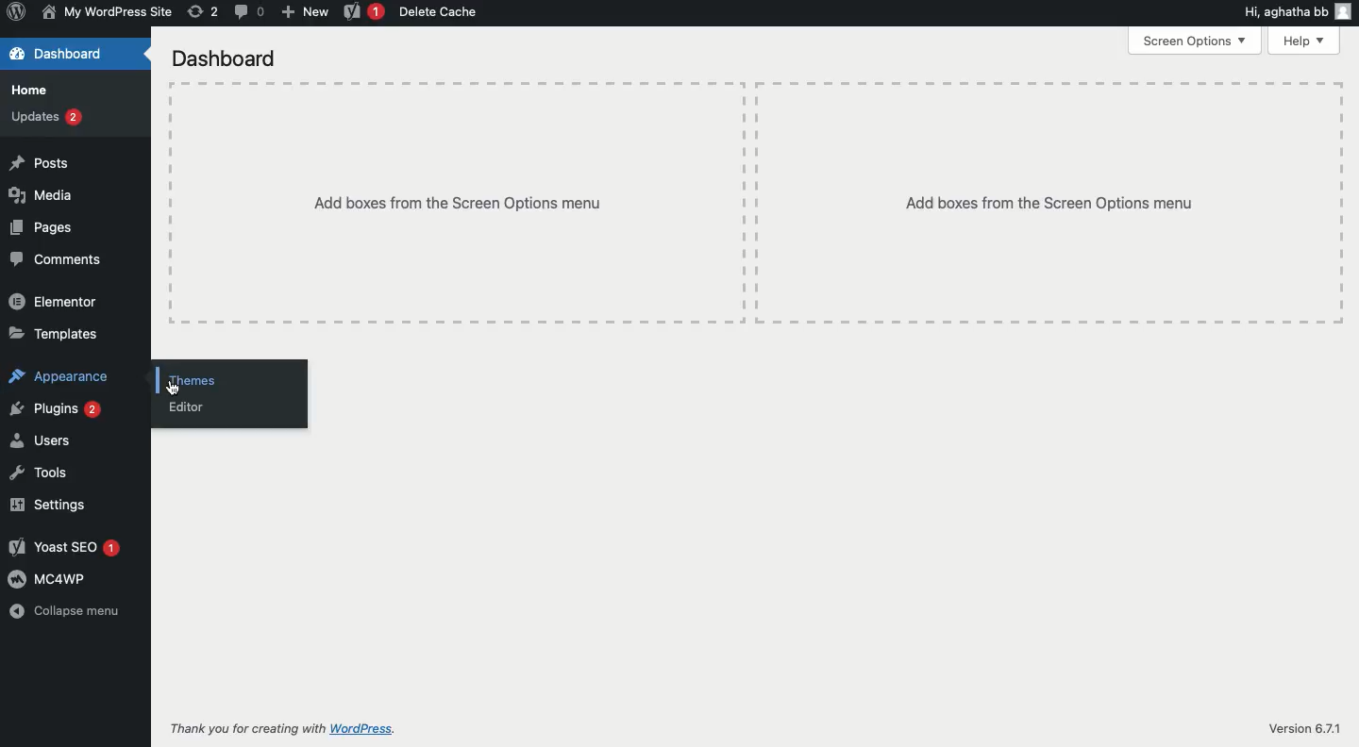  Describe the element at coordinates (250, 11) in the screenshot. I see `Comment` at that location.